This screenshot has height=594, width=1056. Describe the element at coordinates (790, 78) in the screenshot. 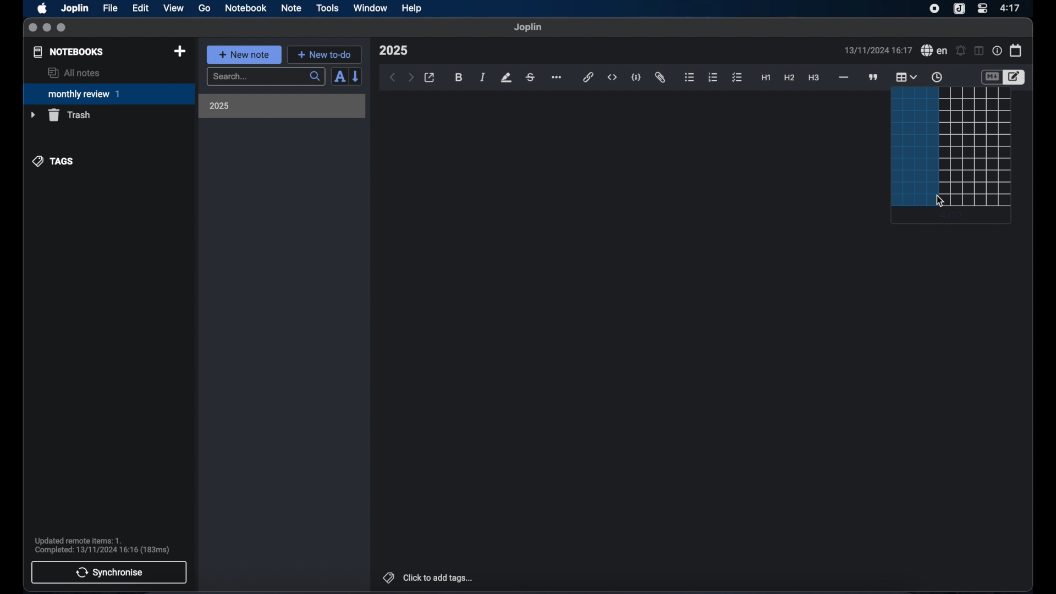

I see `heading 2` at that location.